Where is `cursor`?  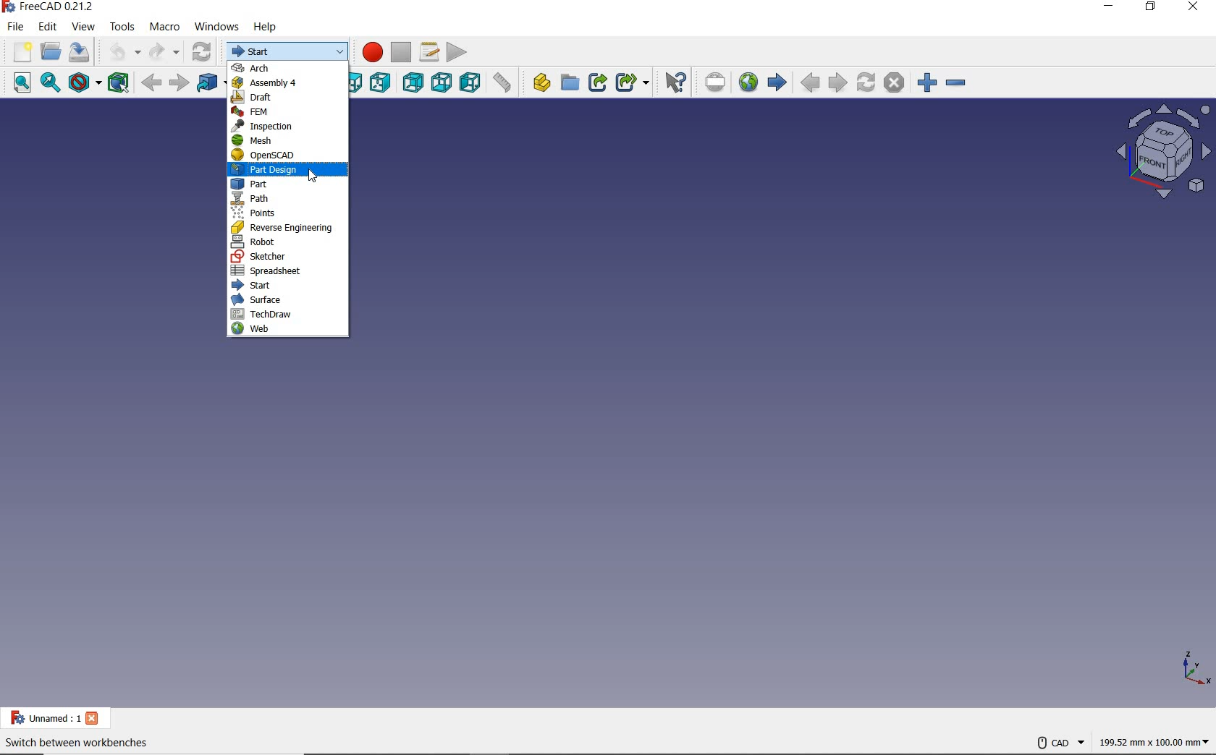
cursor is located at coordinates (311, 174).